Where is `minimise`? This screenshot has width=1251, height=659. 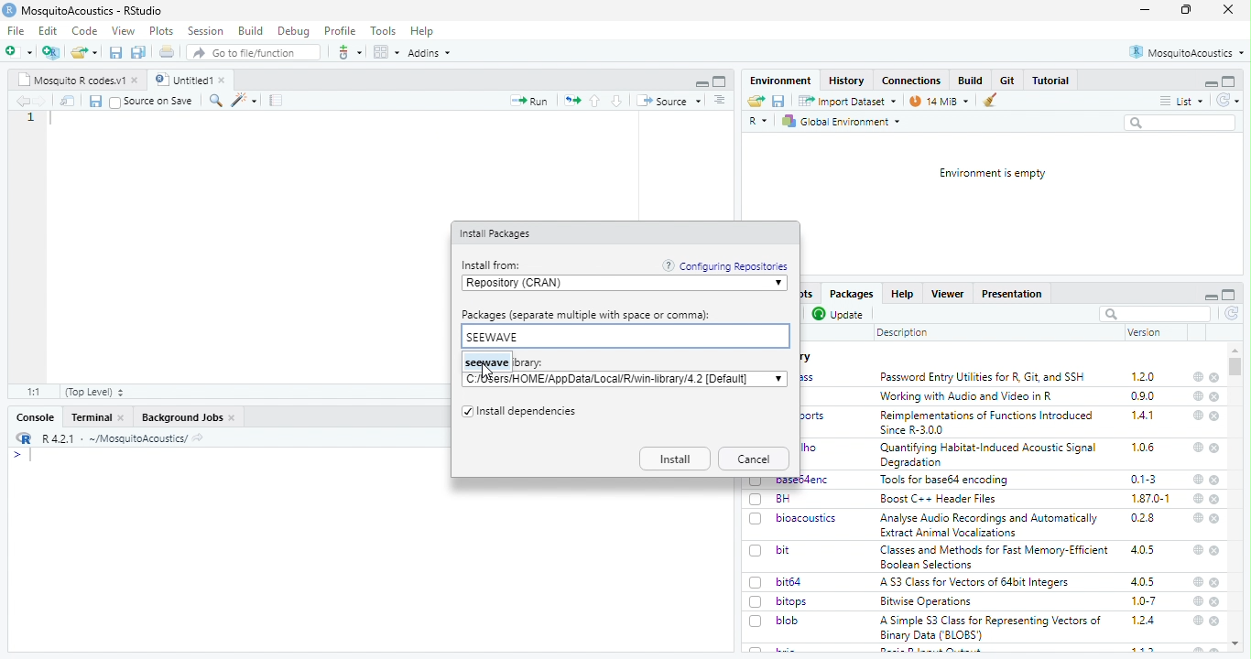 minimise is located at coordinates (1213, 297).